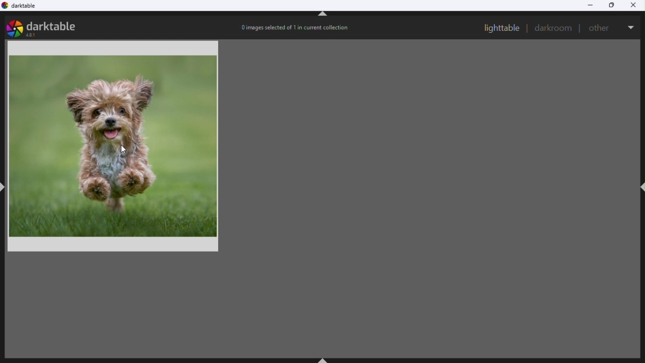 This screenshot has height=363, width=645. Describe the element at coordinates (116, 145) in the screenshot. I see `Image` at that location.